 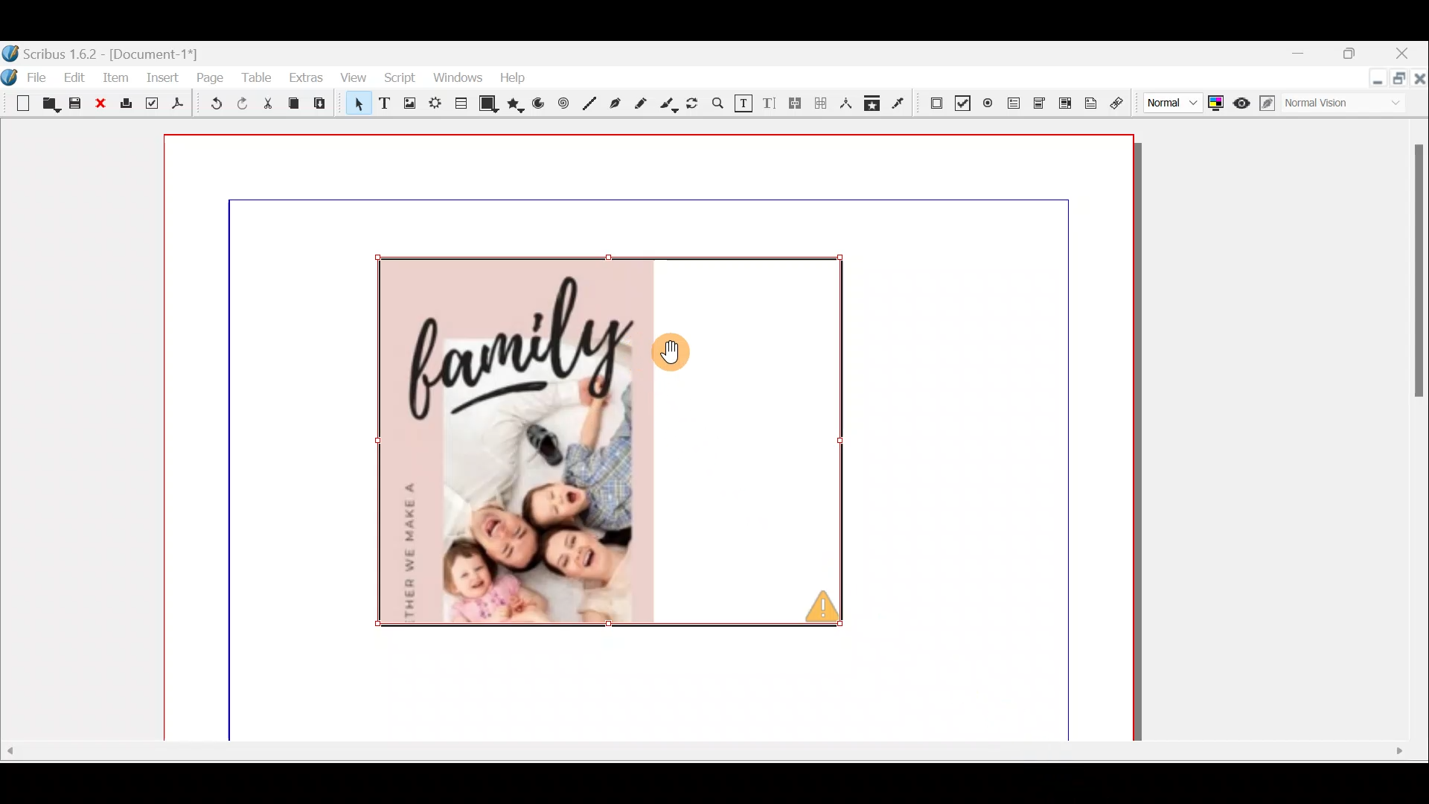 I want to click on Save, so click(x=77, y=105).